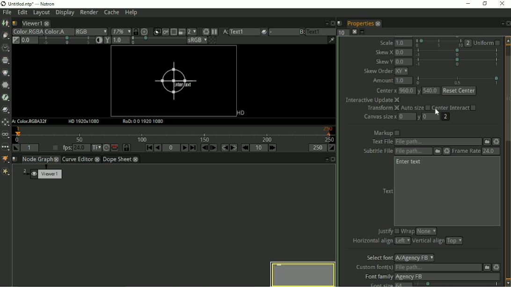 The width and height of the screenshot is (511, 287). I want to click on Vertical align, so click(429, 242).